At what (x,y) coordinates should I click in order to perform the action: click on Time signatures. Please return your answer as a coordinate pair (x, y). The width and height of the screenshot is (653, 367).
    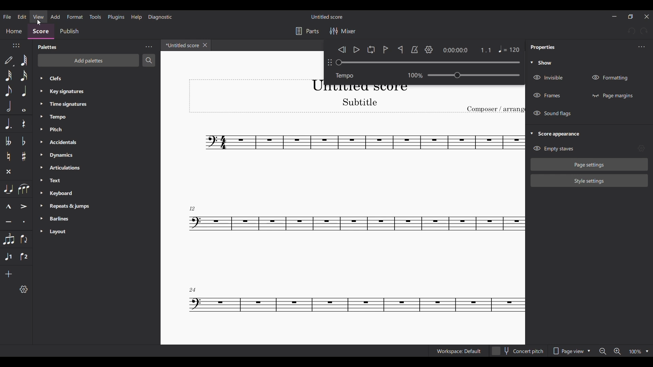
    Looking at the image, I should click on (89, 104).